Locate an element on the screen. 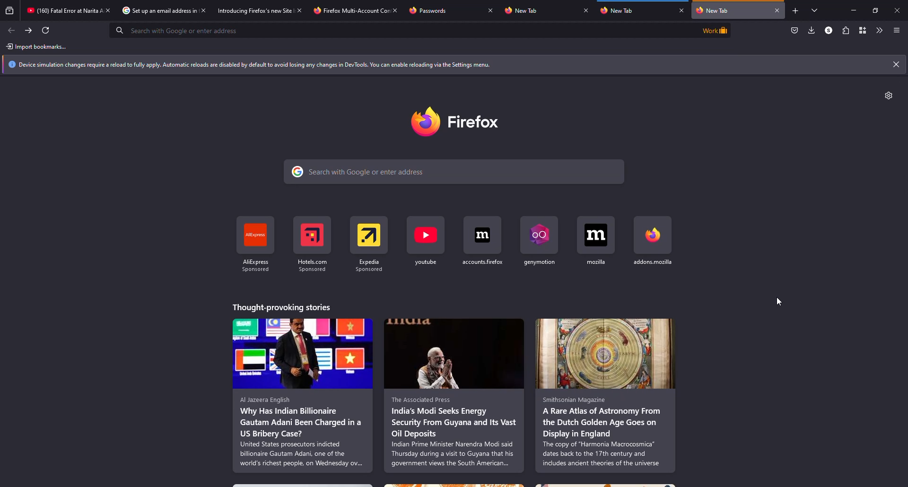 The image size is (908, 487). Expedia shortcut is located at coordinates (369, 244).